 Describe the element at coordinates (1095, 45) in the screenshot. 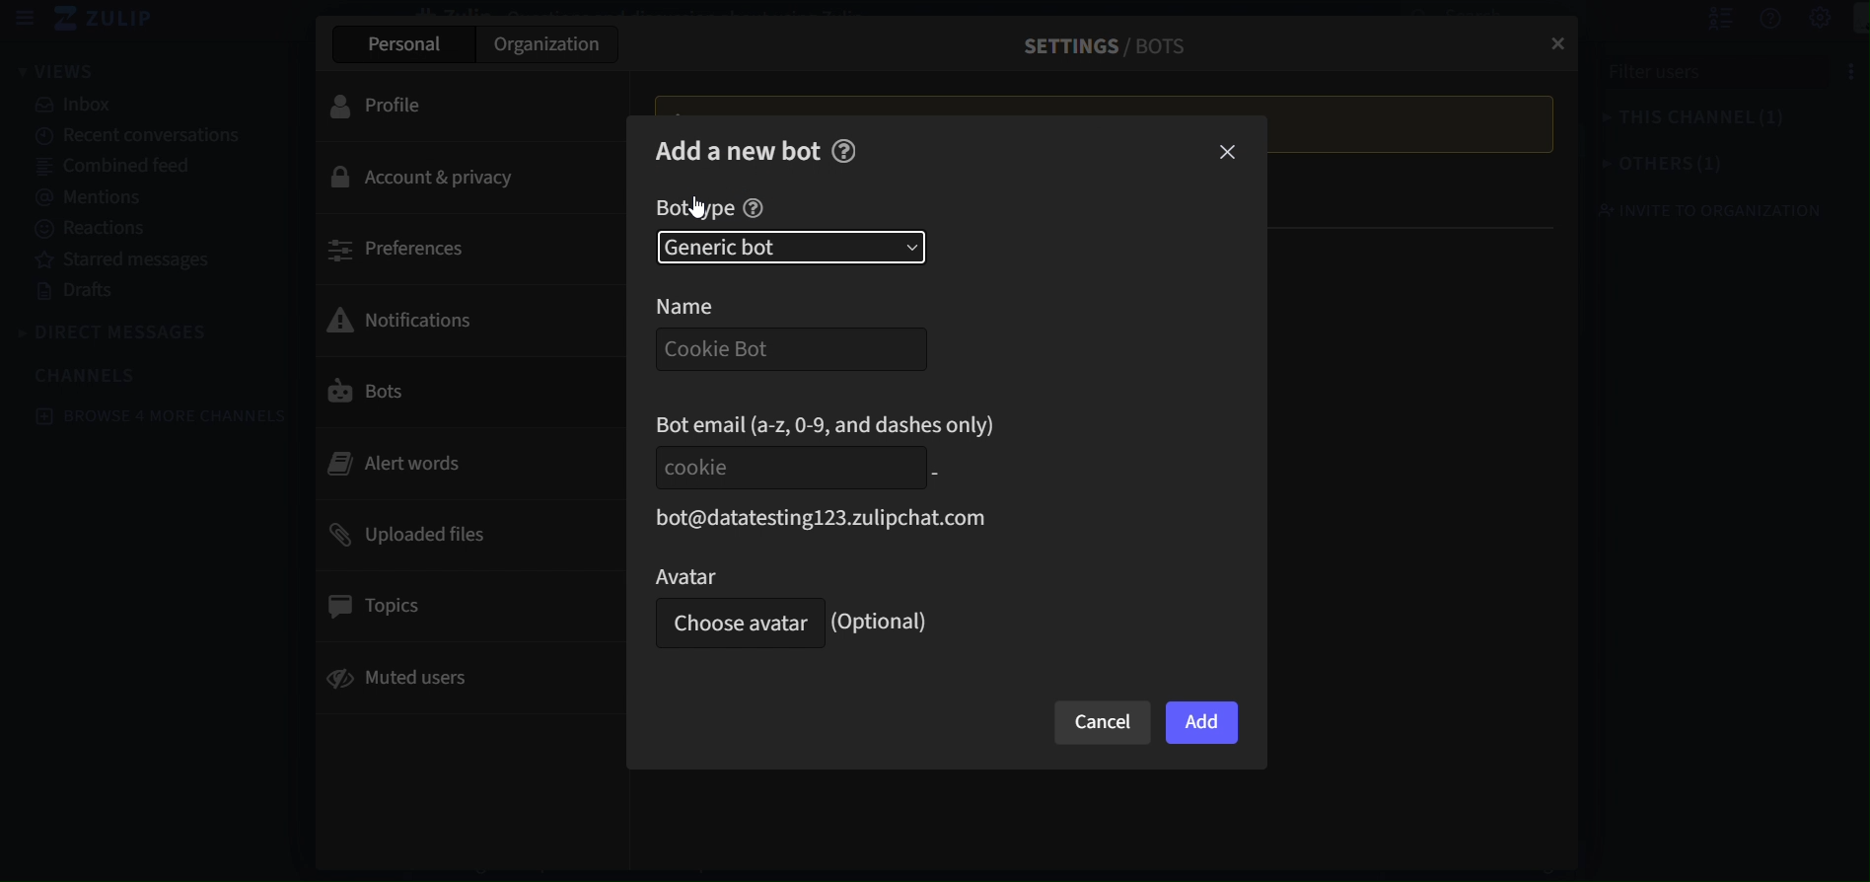

I see `settings/Bots` at that location.